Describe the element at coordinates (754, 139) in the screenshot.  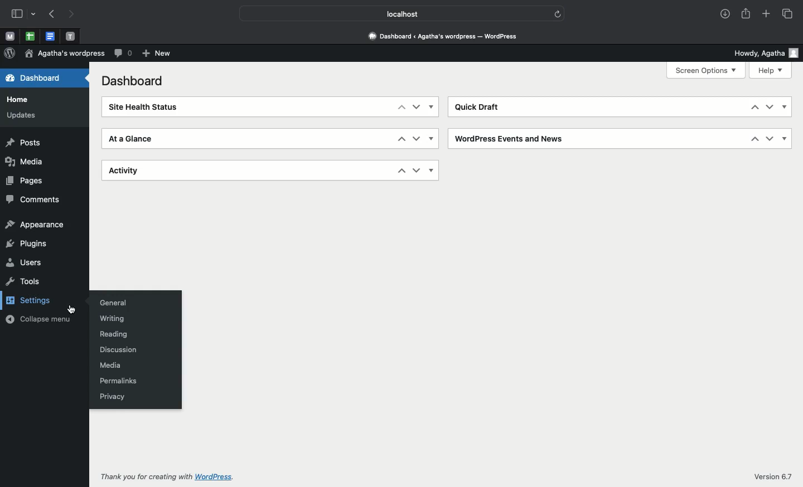
I see `Up` at that location.